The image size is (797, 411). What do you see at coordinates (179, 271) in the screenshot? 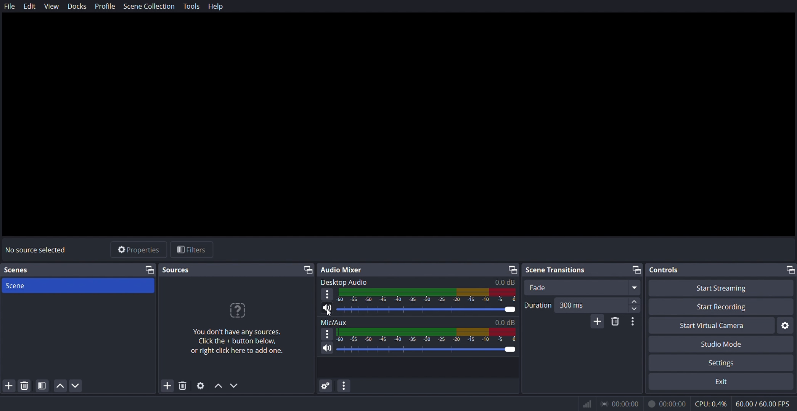
I see `sources` at bounding box center [179, 271].